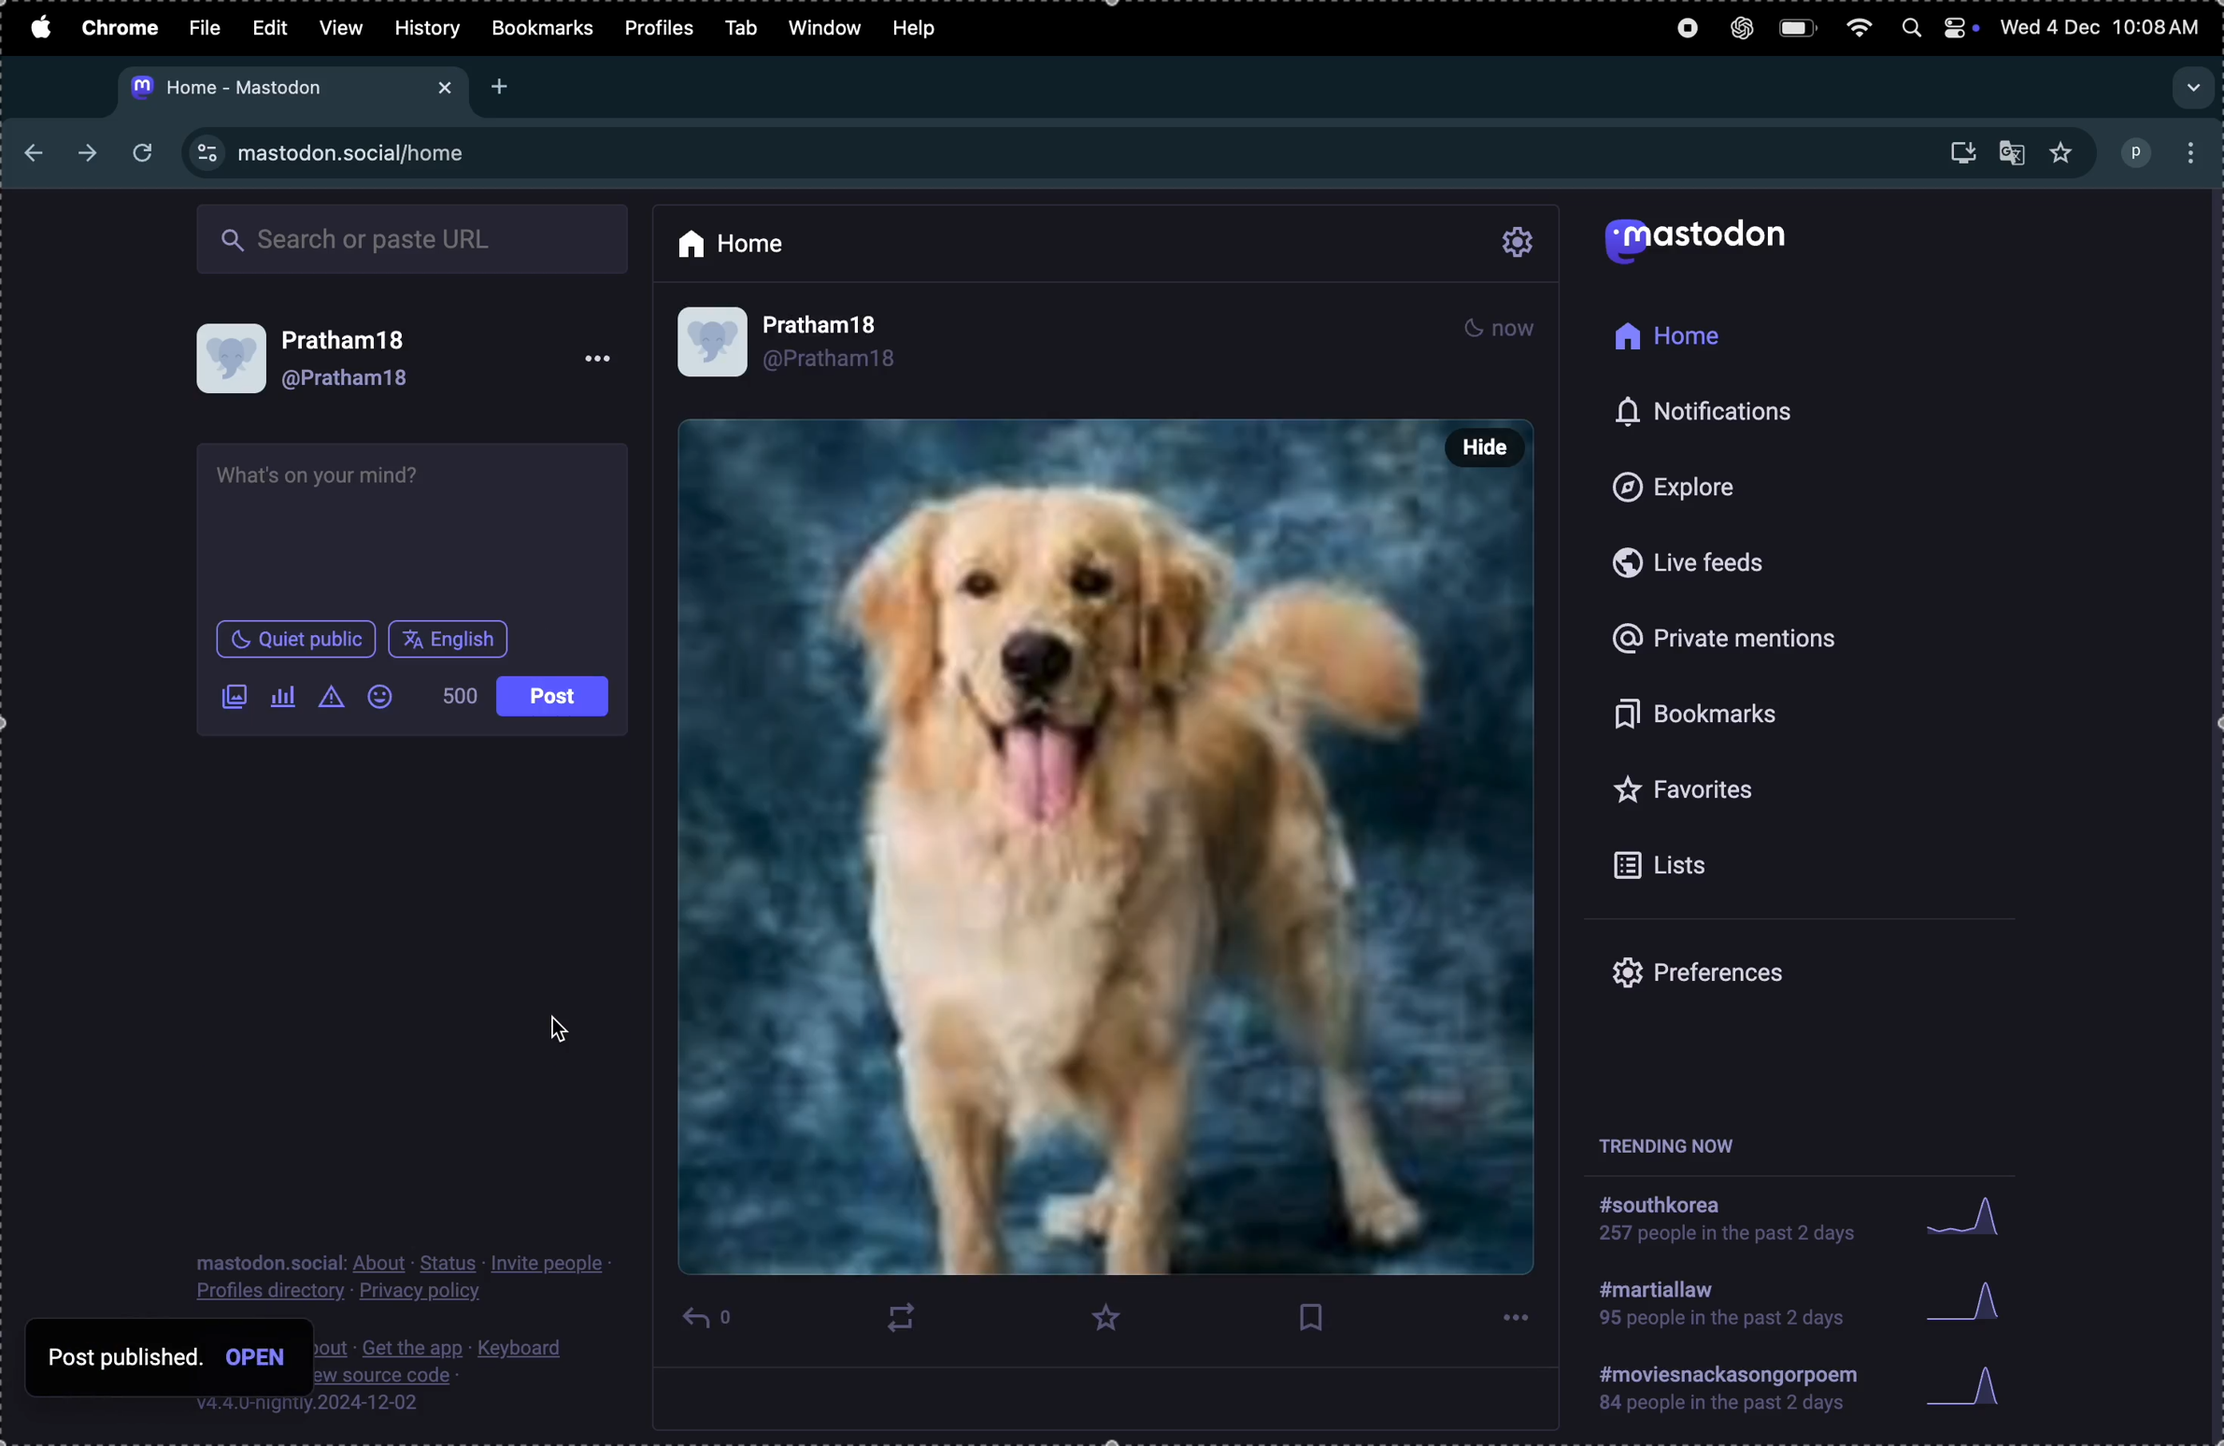  What do you see at coordinates (905, 1320) in the screenshot?
I see `boost` at bounding box center [905, 1320].